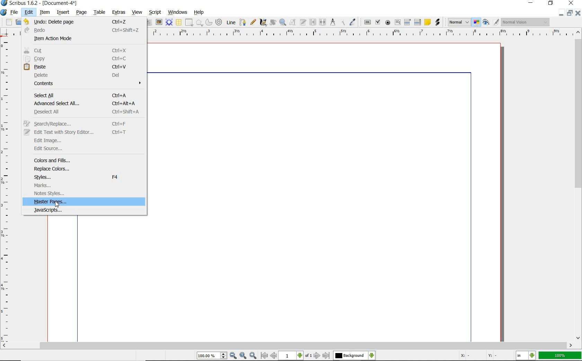 This screenshot has width=582, height=361. What do you see at coordinates (156, 12) in the screenshot?
I see `script` at bounding box center [156, 12].